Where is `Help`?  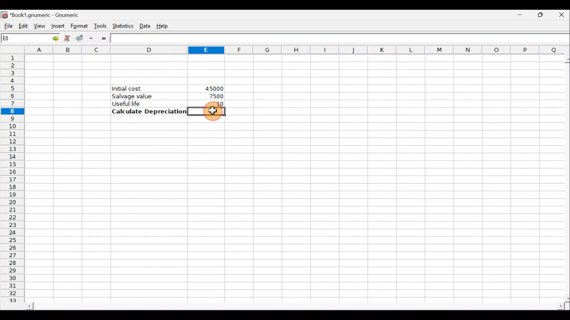 Help is located at coordinates (166, 25).